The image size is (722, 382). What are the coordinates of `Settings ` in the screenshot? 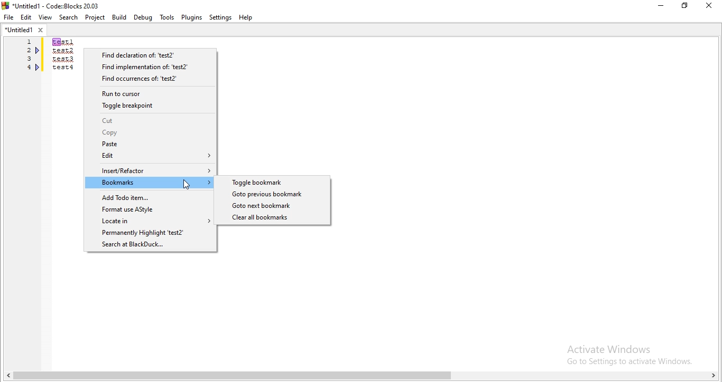 It's located at (220, 18).